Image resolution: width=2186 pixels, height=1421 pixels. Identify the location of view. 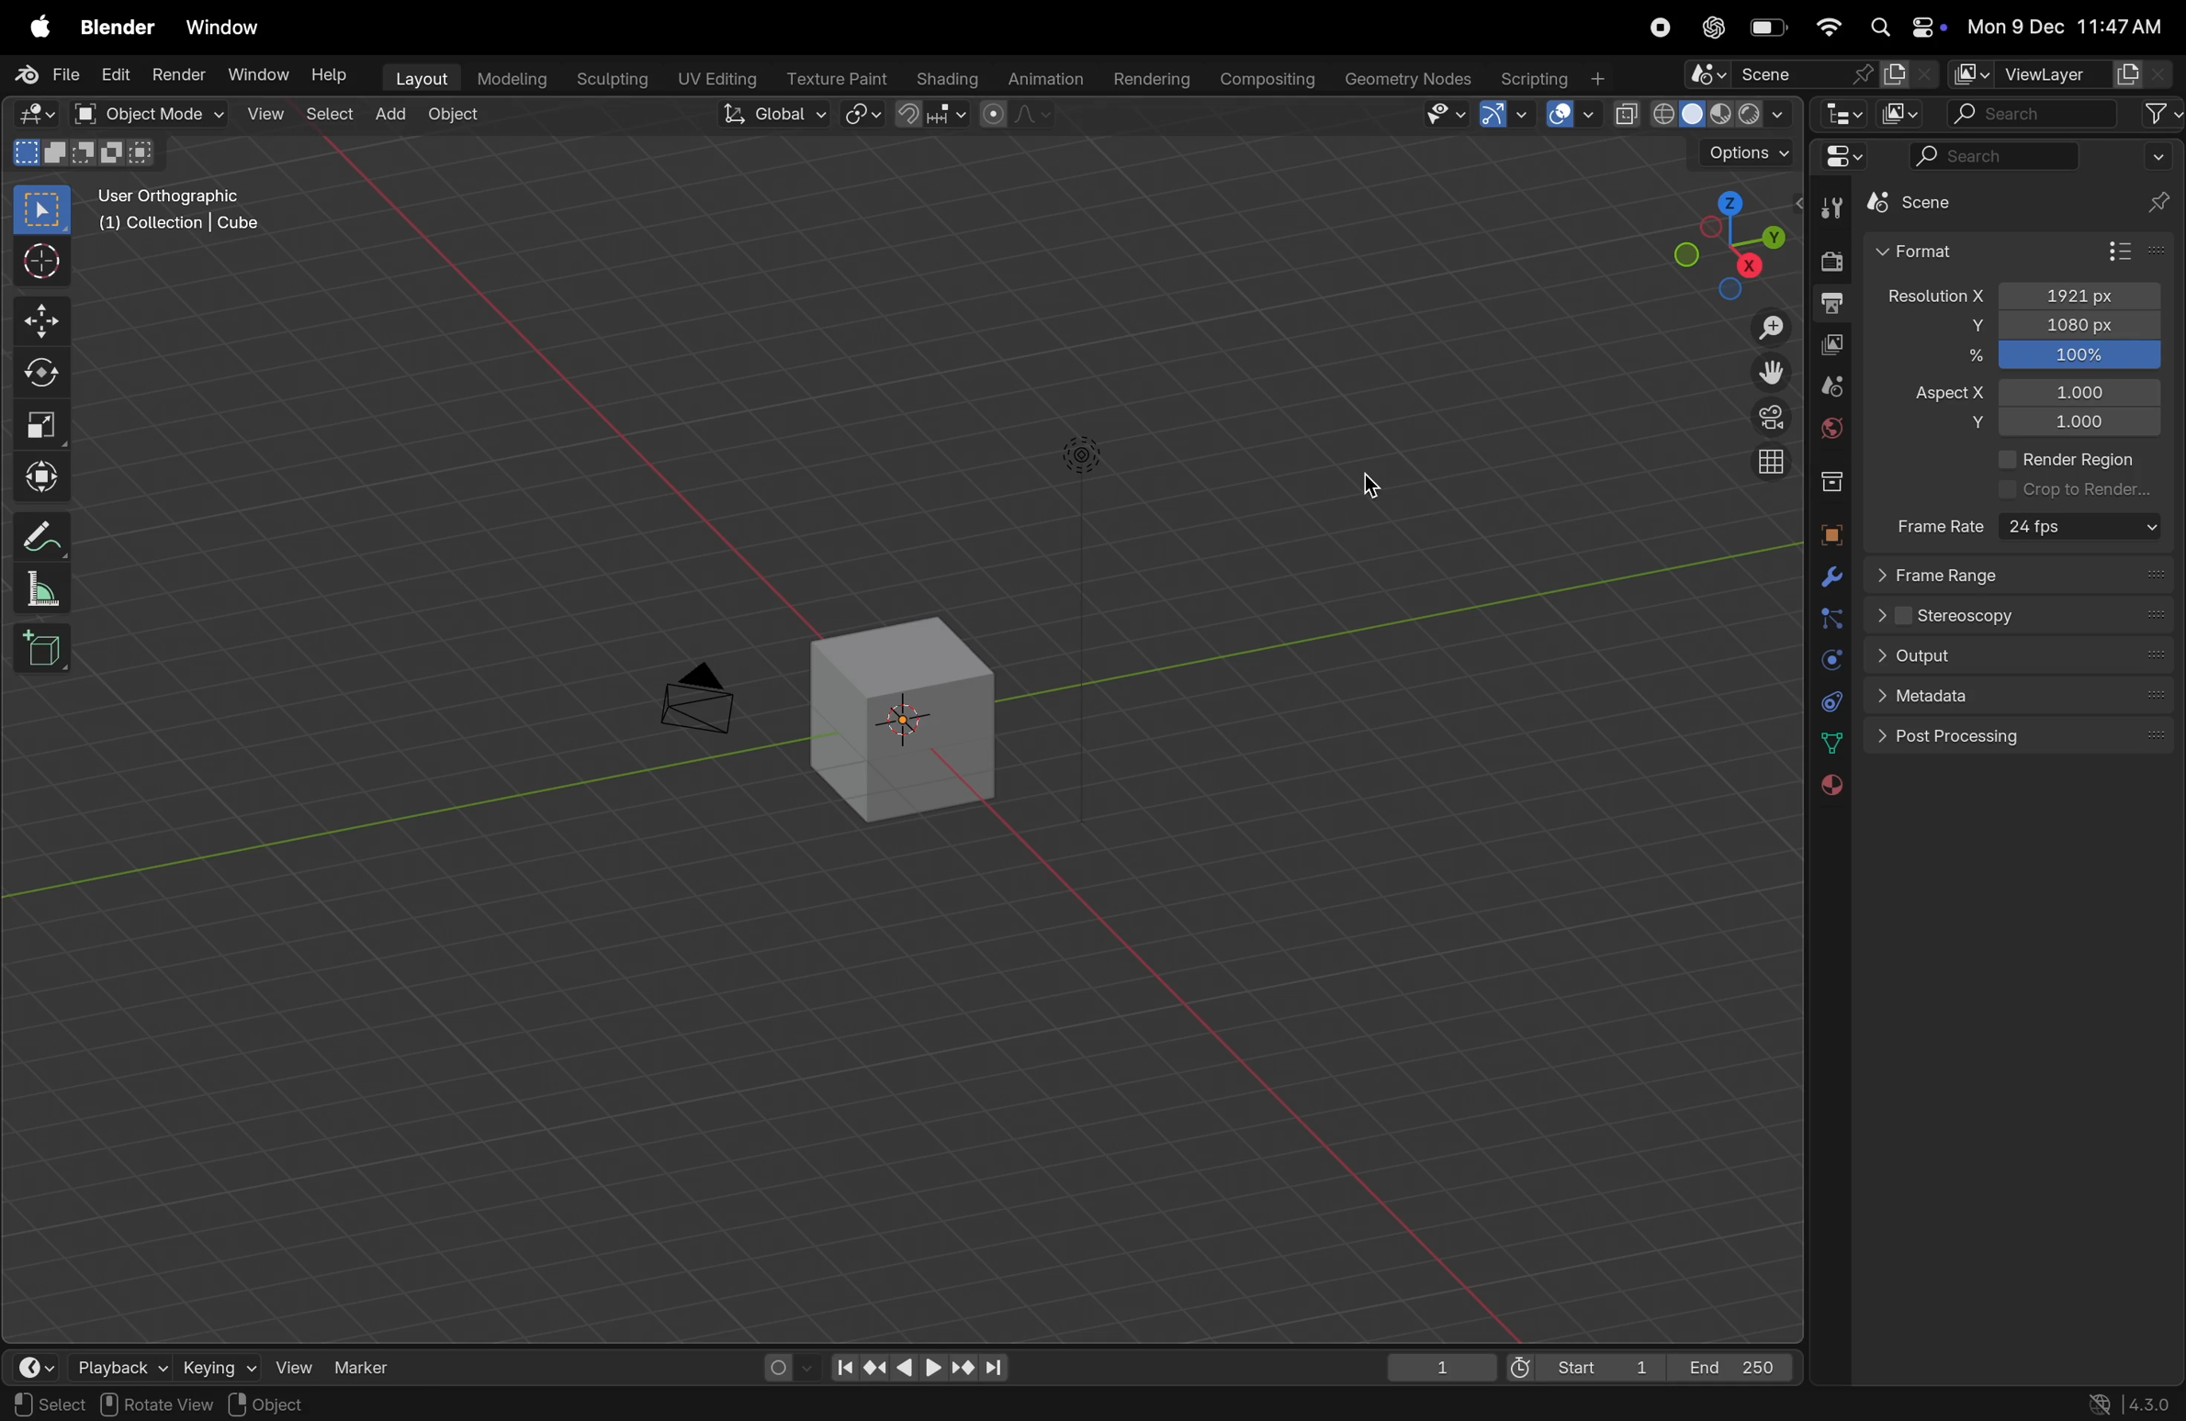
(293, 1364).